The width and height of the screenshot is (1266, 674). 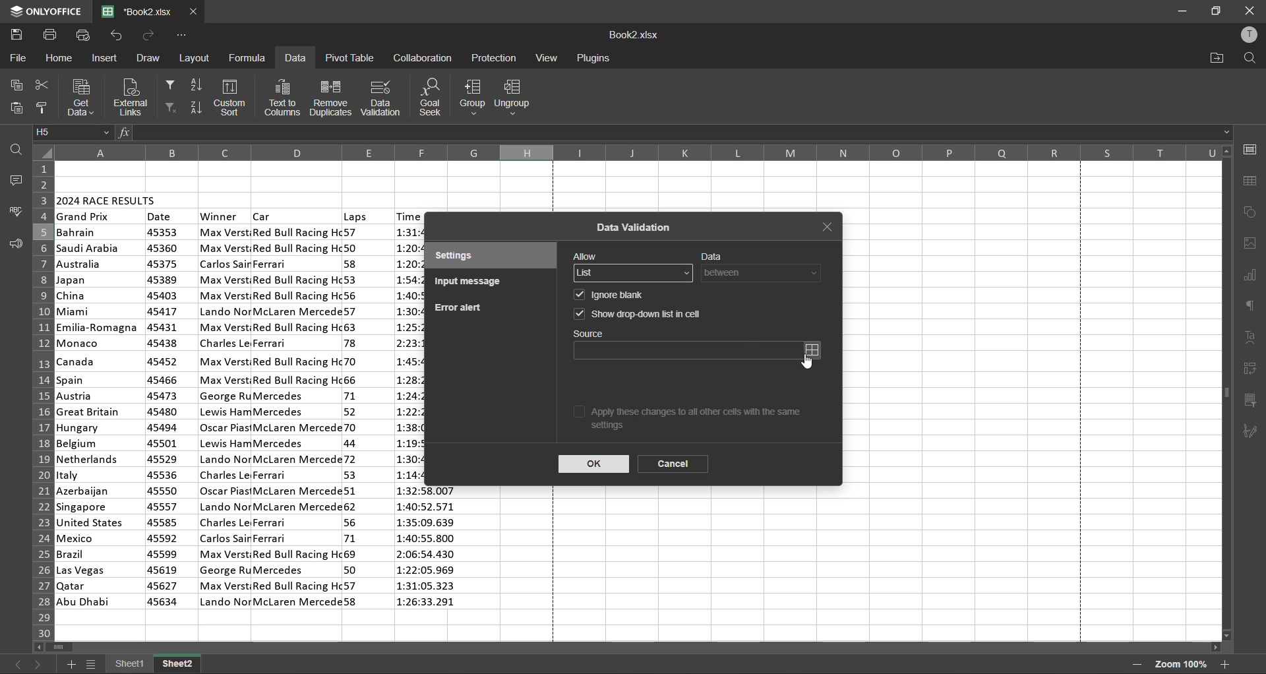 What do you see at coordinates (39, 665) in the screenshot?
I see `next` at bounding box center [39, 665].